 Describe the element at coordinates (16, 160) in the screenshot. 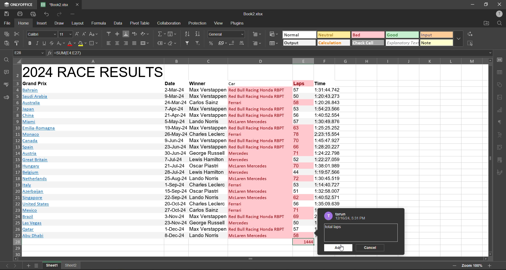

I see `row number` at that location.